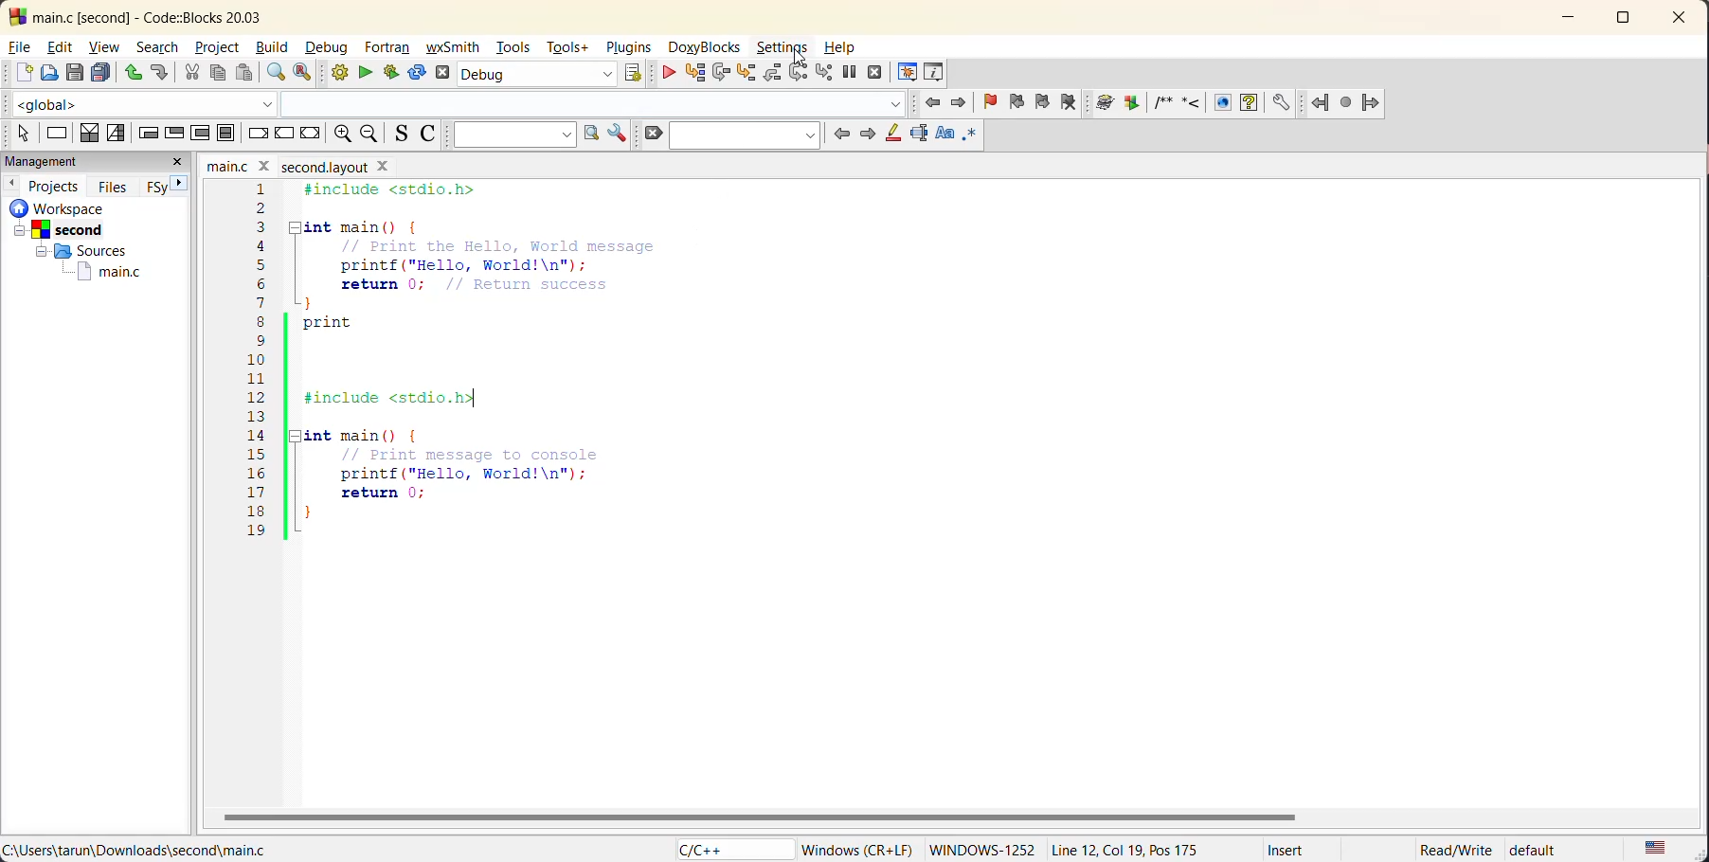 This screenshot has width=1709, height=862. What do you see at coordinates (1624, 24) in the screenshot?
I see `maximize` at bounding box center [1624, 24].